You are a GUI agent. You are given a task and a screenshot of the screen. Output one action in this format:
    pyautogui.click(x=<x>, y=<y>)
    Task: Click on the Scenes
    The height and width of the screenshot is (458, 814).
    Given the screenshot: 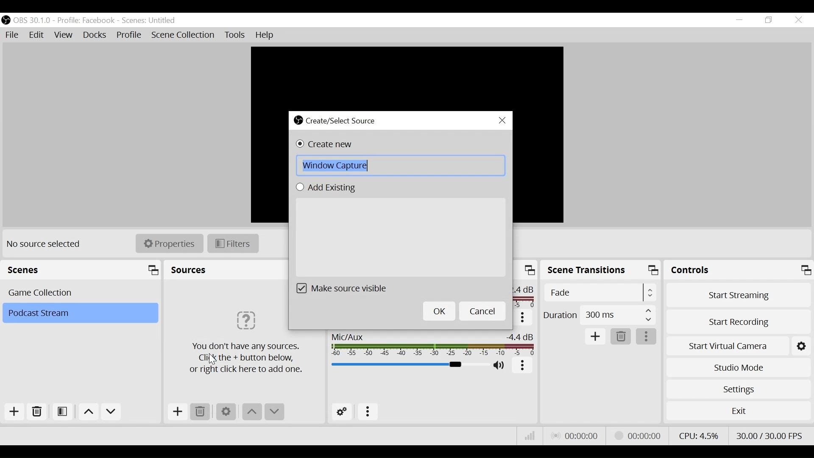 What is the action you would take?
    pyautogui.click(x=82, y=269)
    